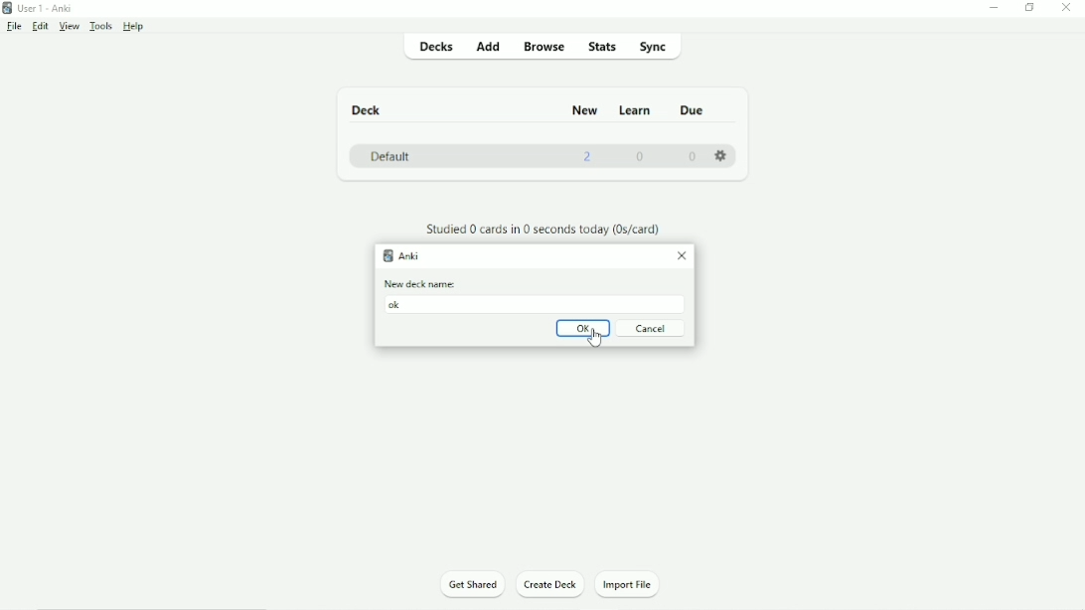 Image resolution: width=1085 pixels, height=610 pixels. Describe the element at coordinates (472, 583) in the screenshot. I see `Get Shared` at that location.